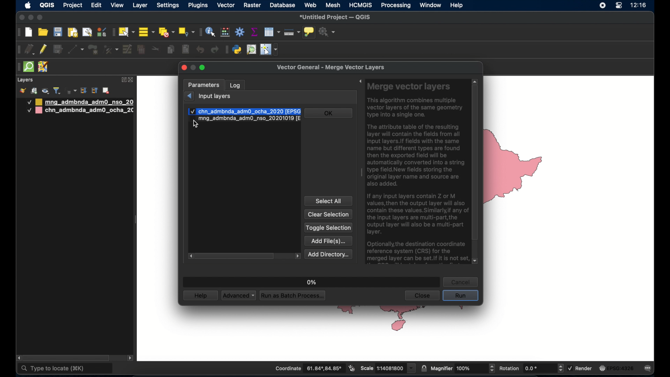 The height and width of the screenshot is (377, 670). Describe the element at coordinates (240, 32) in the screenshot. I see `toolbox` at that location.